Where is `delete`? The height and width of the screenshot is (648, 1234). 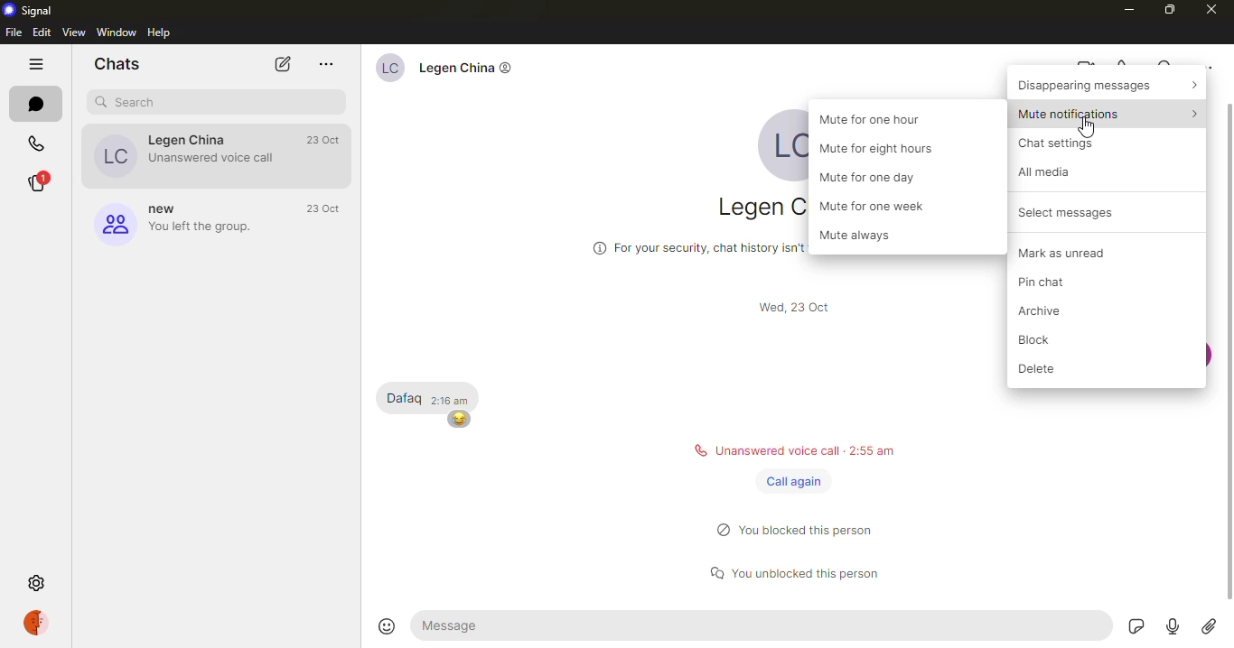 delete is located at coordinates (1050, 371).